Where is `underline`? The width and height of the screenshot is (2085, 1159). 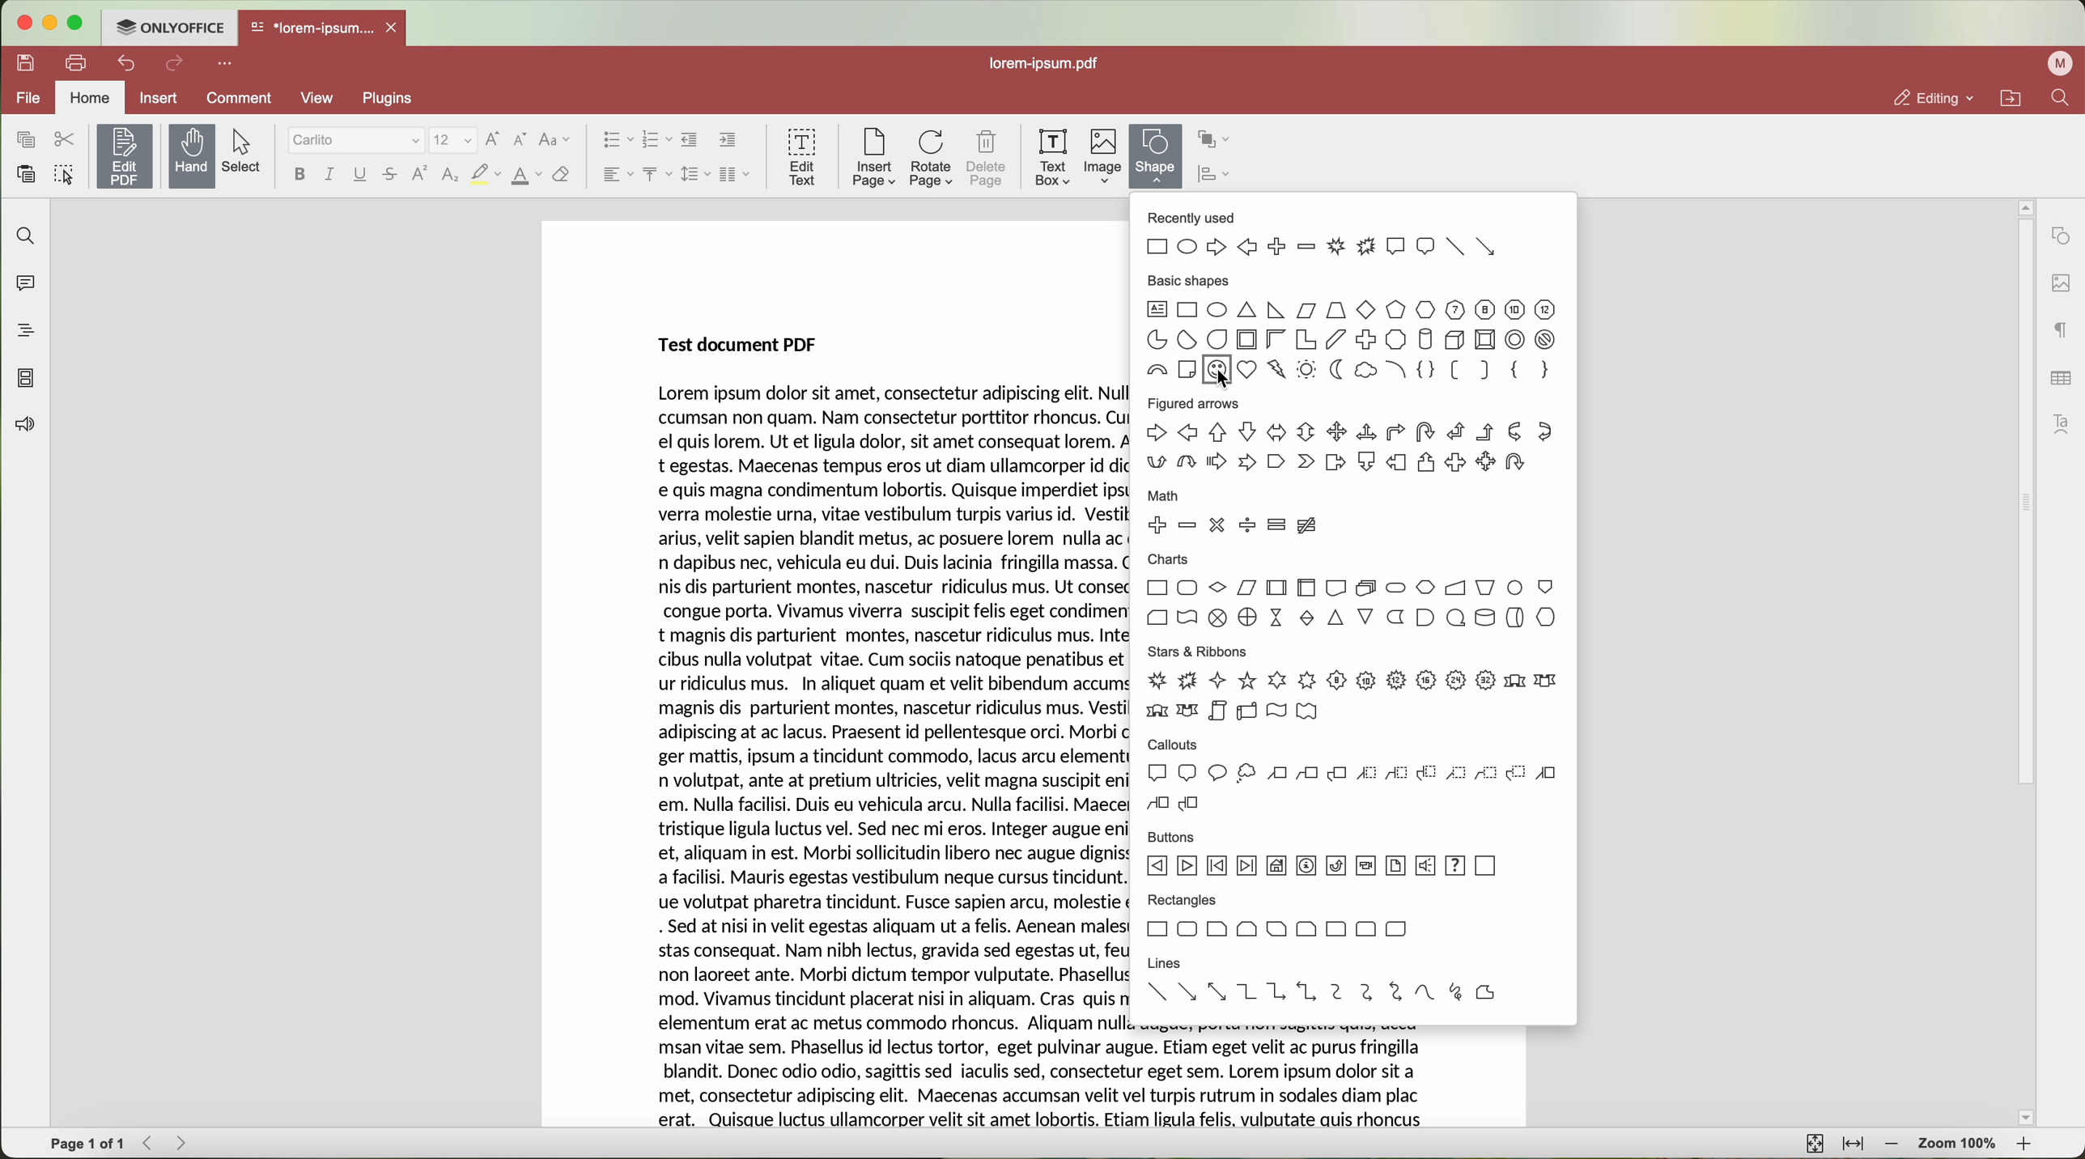
underline is located at coordinates (361, 174).